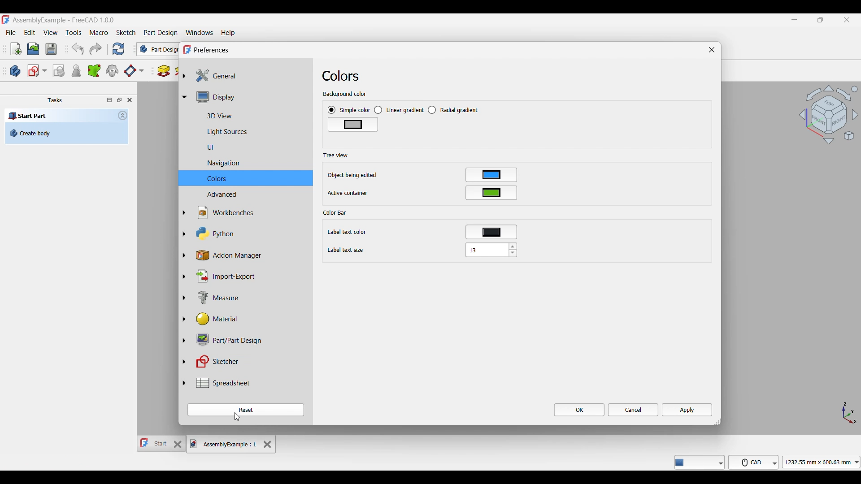 The height and width of the screenshot is (484, 861). What do you see at coordinates (109, 100) in the screenshot?
I see `Toggle overlay` at bounding box center [109, 100].